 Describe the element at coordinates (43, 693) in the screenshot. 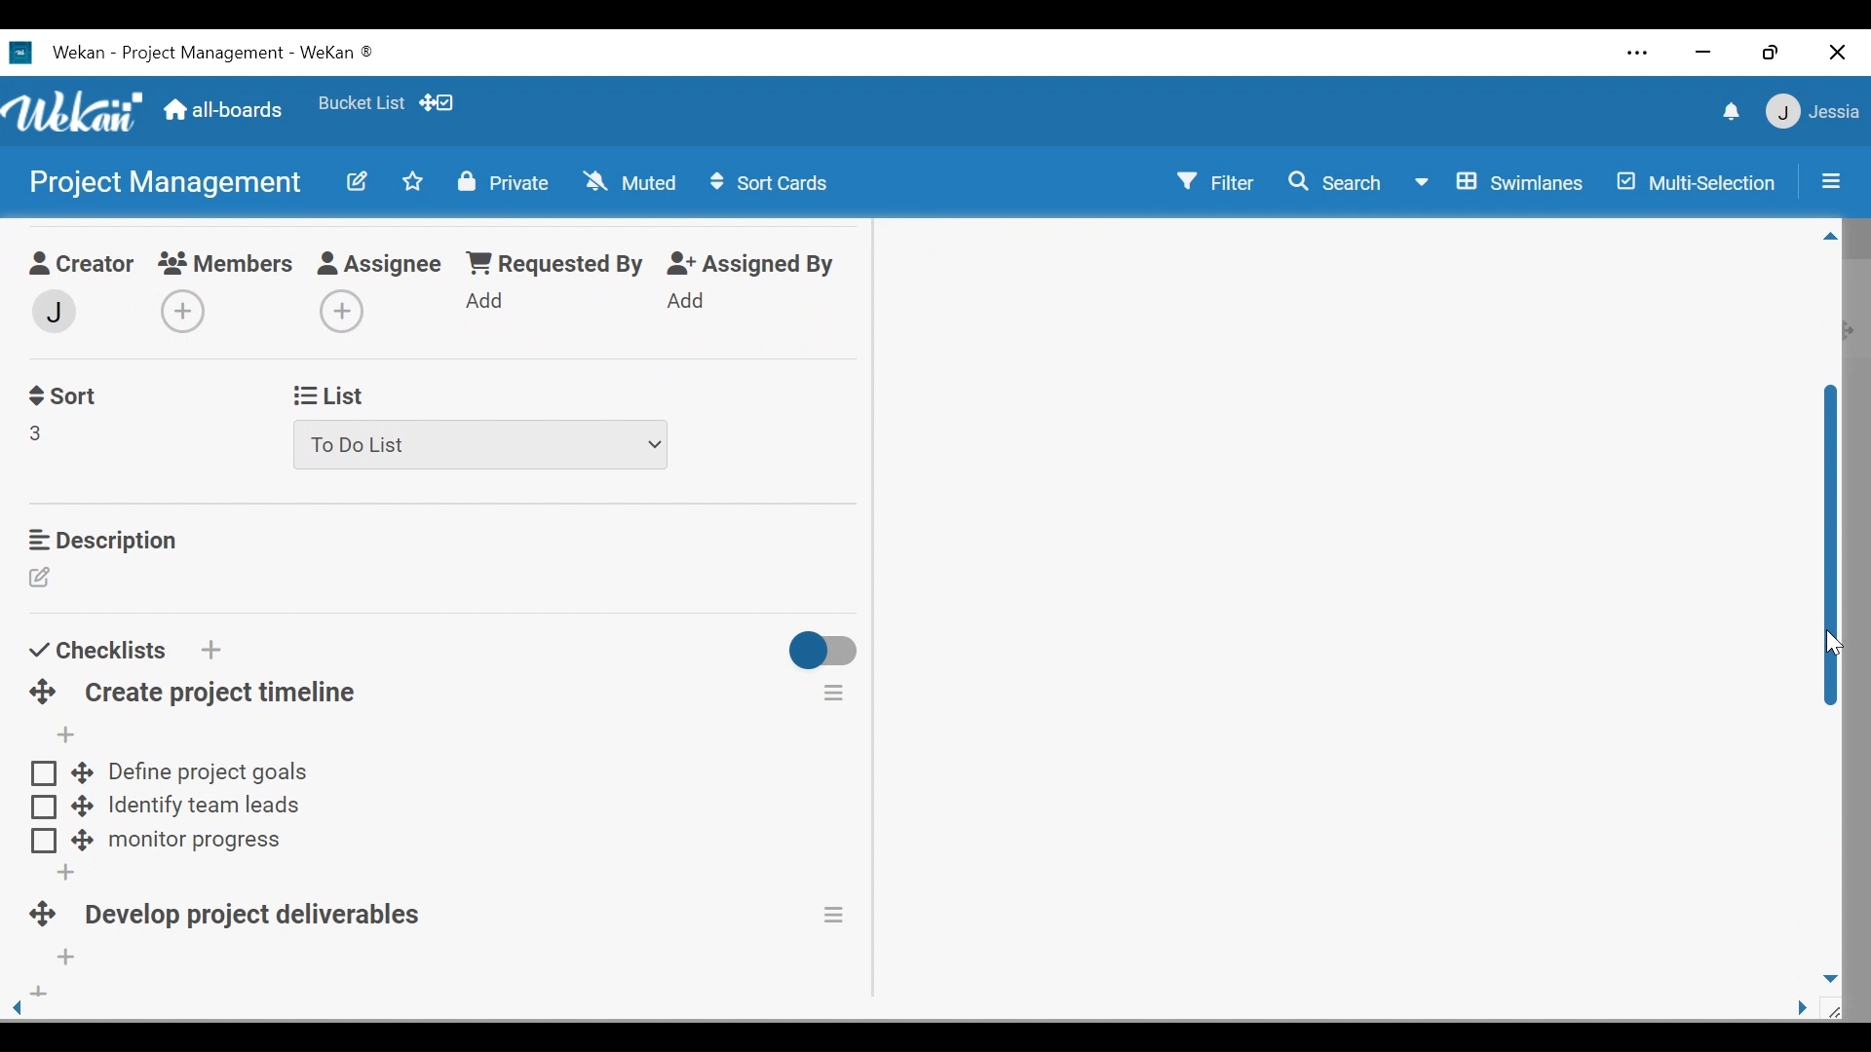

I see `Desktop drag handles` at that location.